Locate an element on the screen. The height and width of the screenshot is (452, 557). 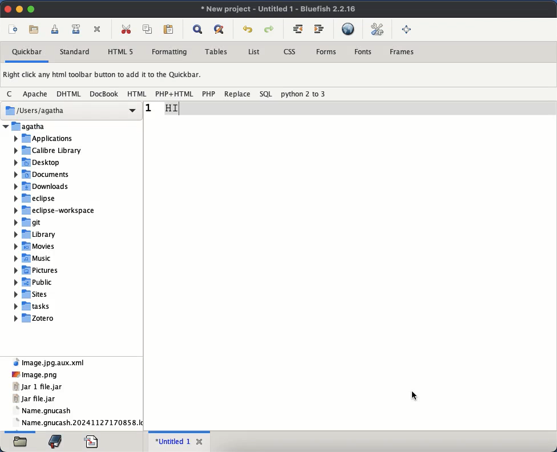
save file as is located at coordinates (77, 28).